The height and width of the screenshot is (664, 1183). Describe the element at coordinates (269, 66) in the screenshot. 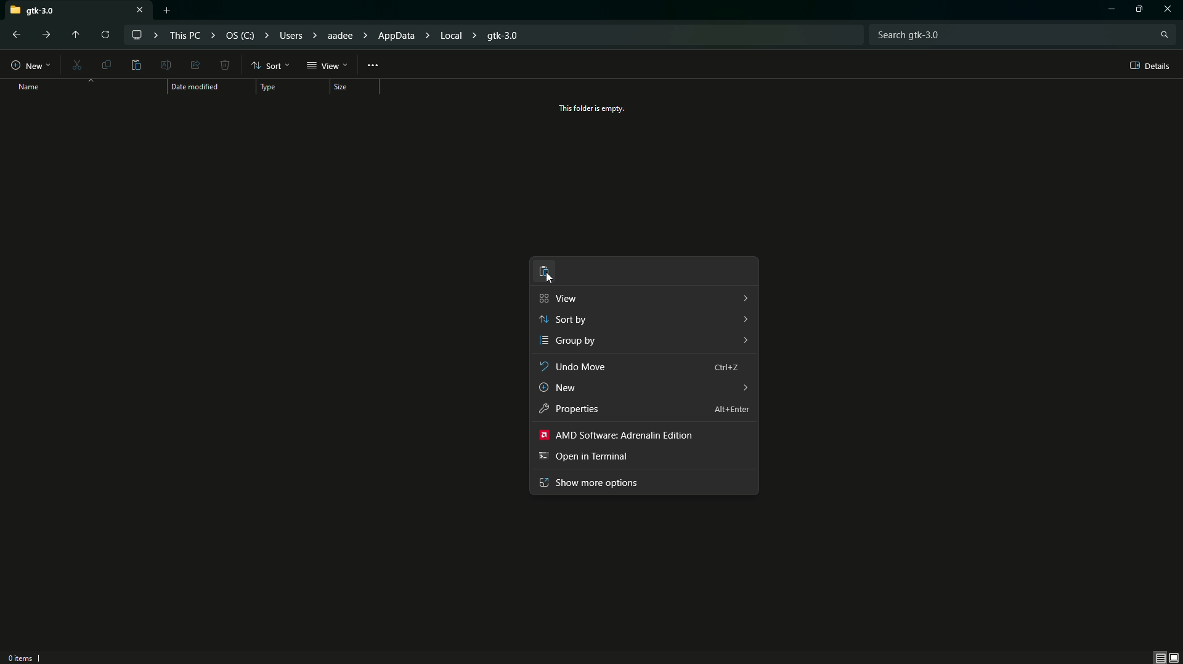

I see `Sort` at that location.